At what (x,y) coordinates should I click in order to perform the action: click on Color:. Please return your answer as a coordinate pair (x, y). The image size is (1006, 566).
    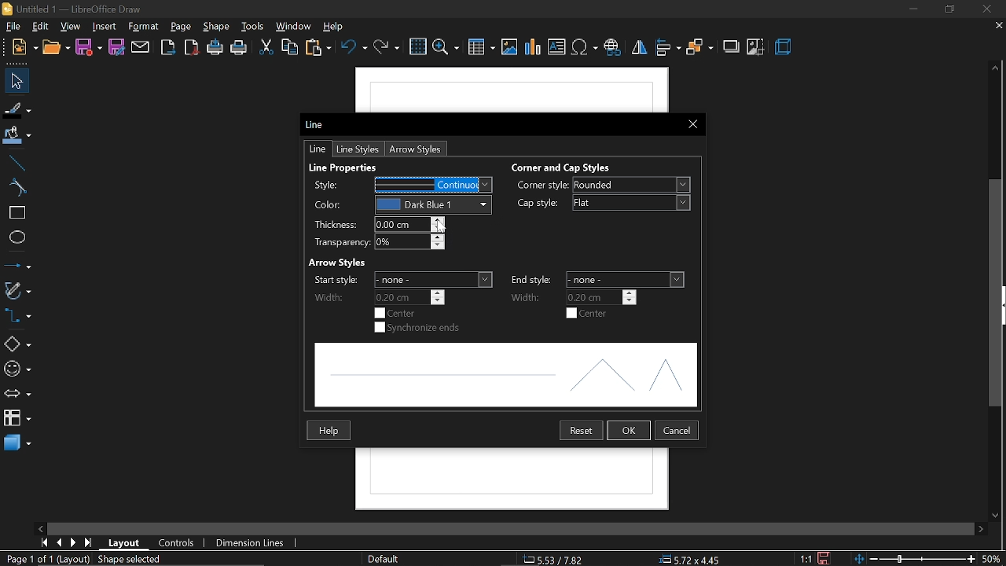
    Looking at the image, I should click on (330, 206).